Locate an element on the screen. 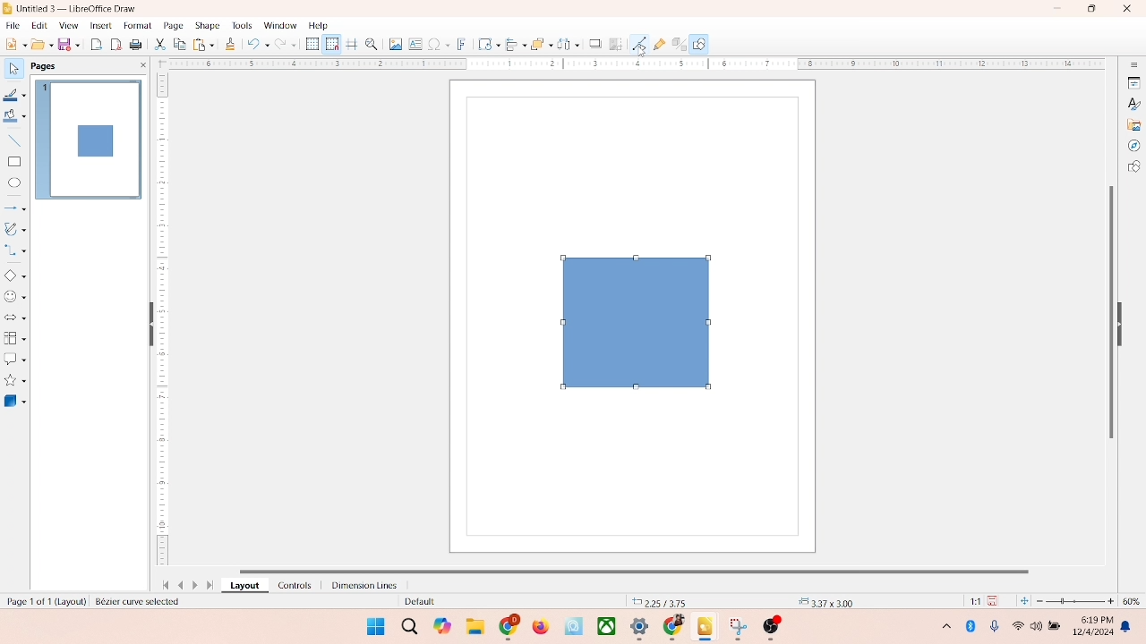 The image size is (1146, 644). previous page is located at coordinates (181, 585).